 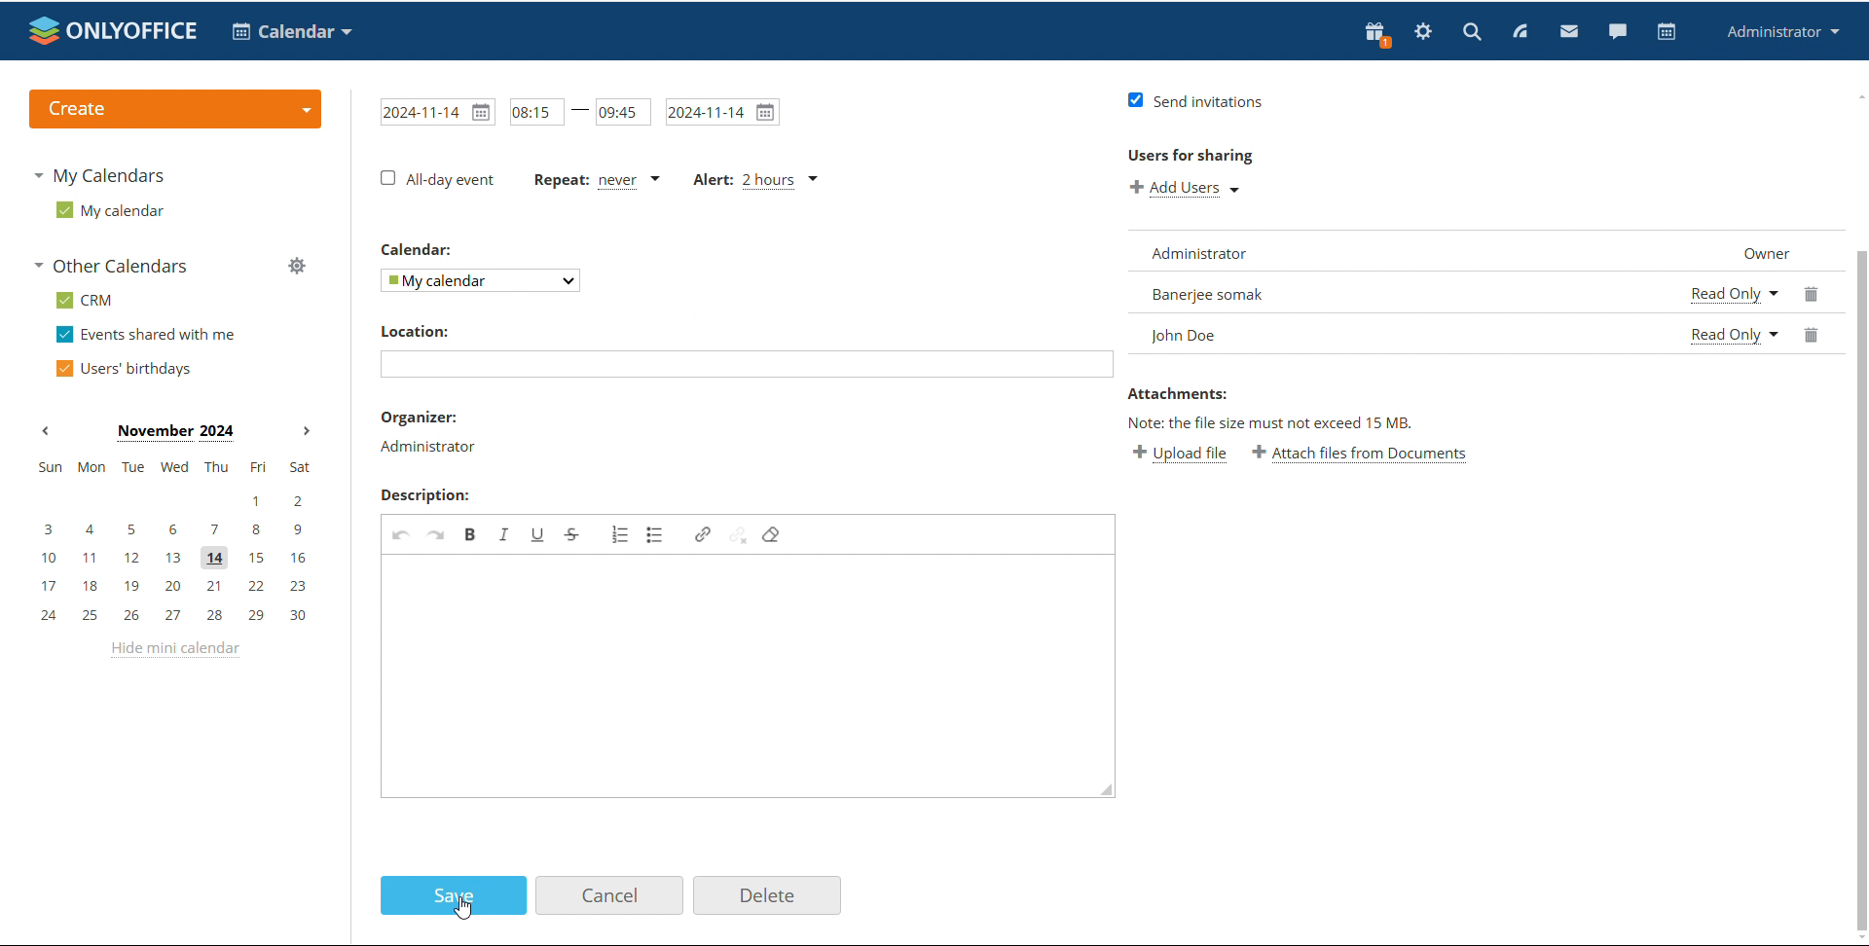 What do you see at coordinates (773, 535) in the screenshot?
I see `Remove format` at bounding box center [773, 535].